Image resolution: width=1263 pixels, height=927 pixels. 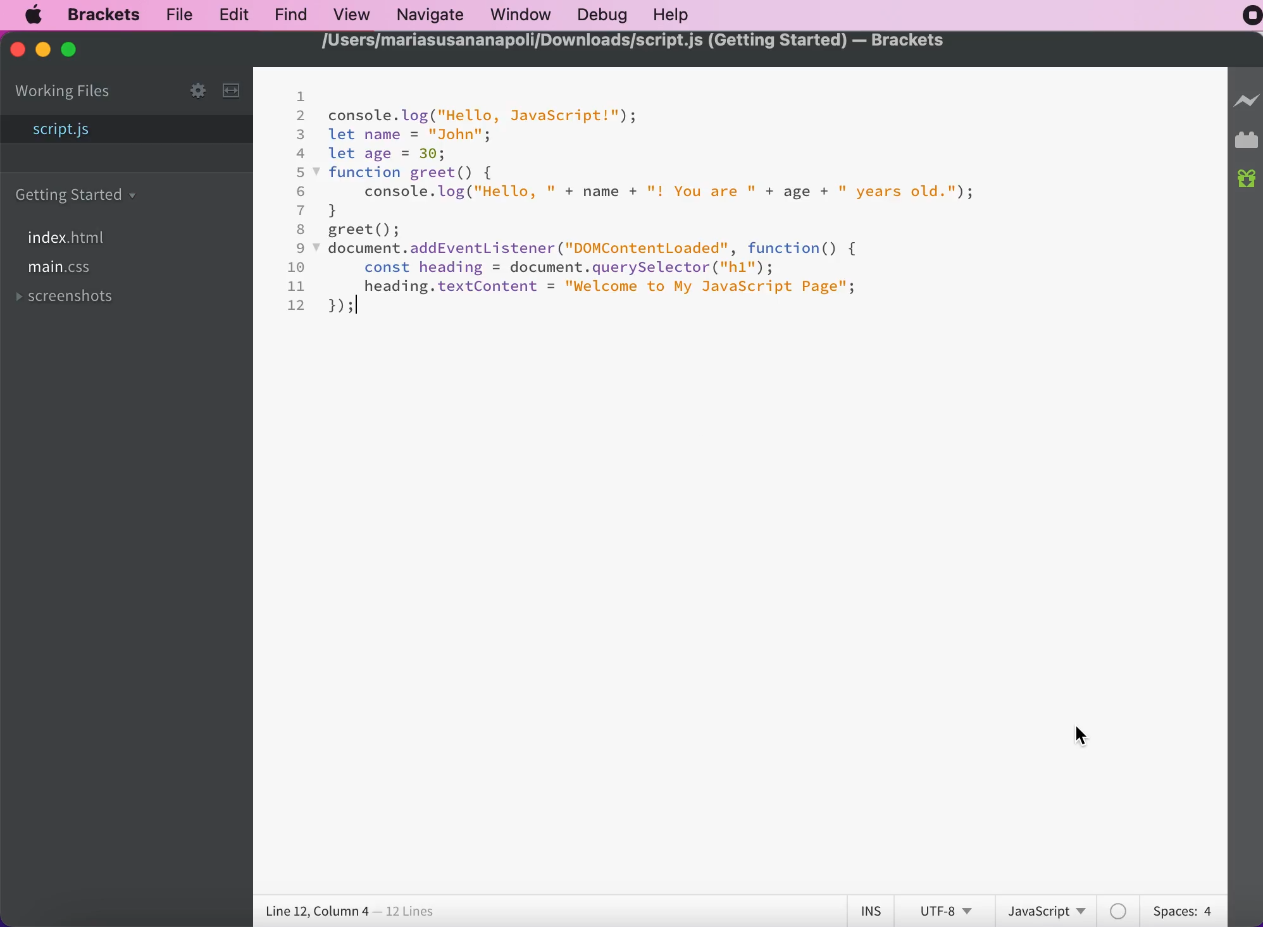 I want to click on live preview, so click(x=1247, y=107).